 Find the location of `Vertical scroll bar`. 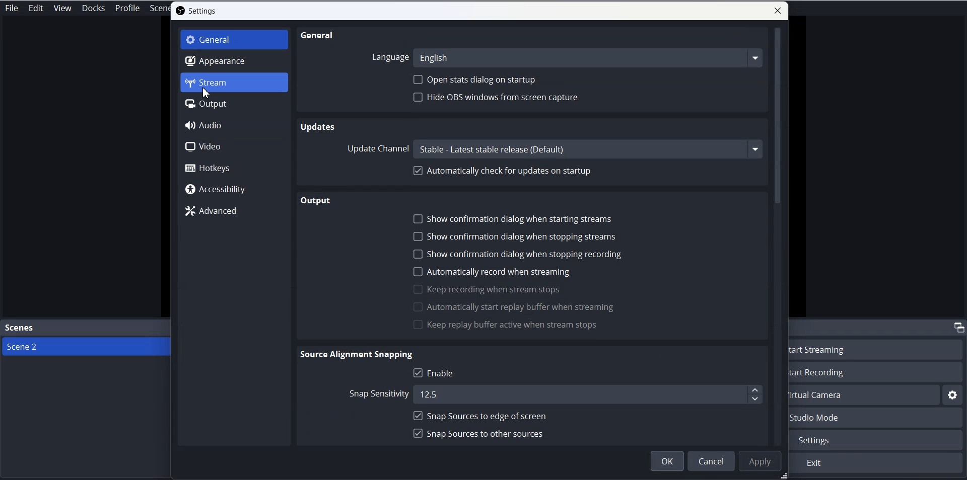

Vertical scroll bar is located at coordinates (778, 236).